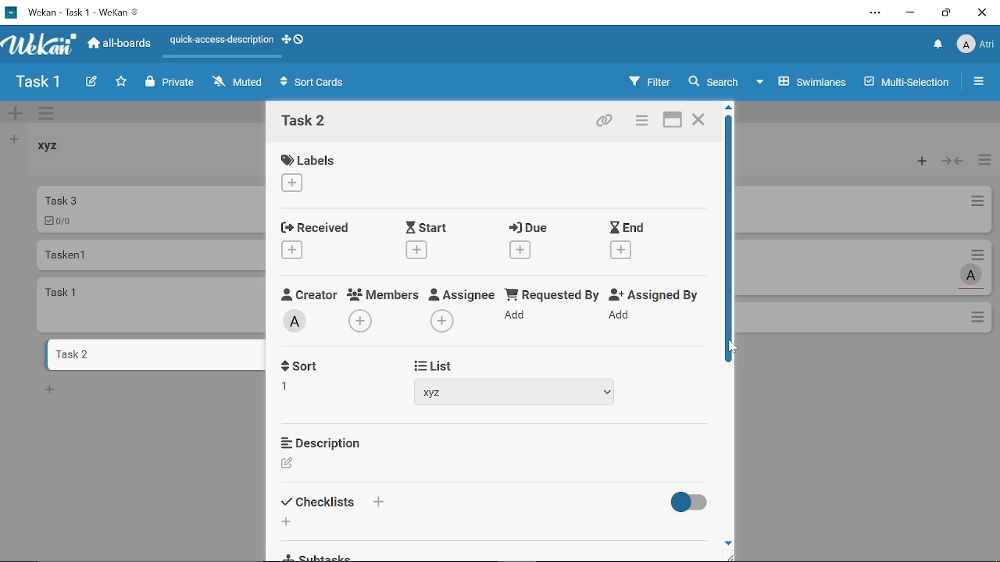 Image resolution: width=1000 pixels, height=562 pixels. What do you see at coordinates (40, 44) in the screenshot?
I see `App logo` at bounding box center [40, 44].